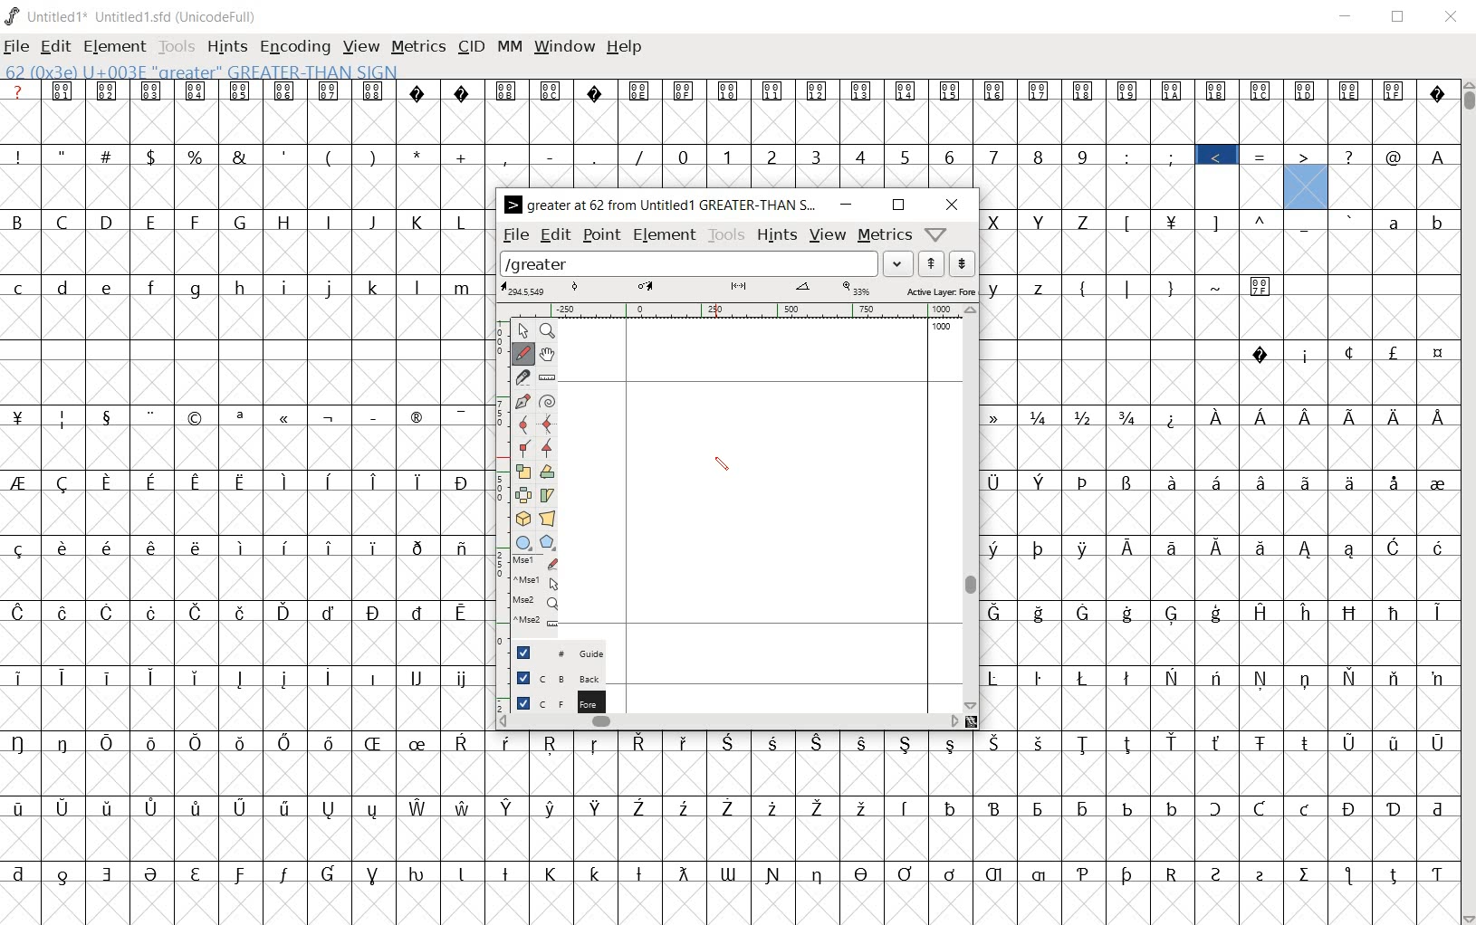  I want to click on glyph characters, so click(973, 828).